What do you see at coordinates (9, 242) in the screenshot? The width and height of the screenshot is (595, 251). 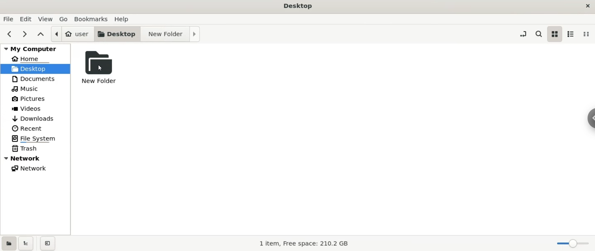 I see `show places` at bounding box center [9, 242].